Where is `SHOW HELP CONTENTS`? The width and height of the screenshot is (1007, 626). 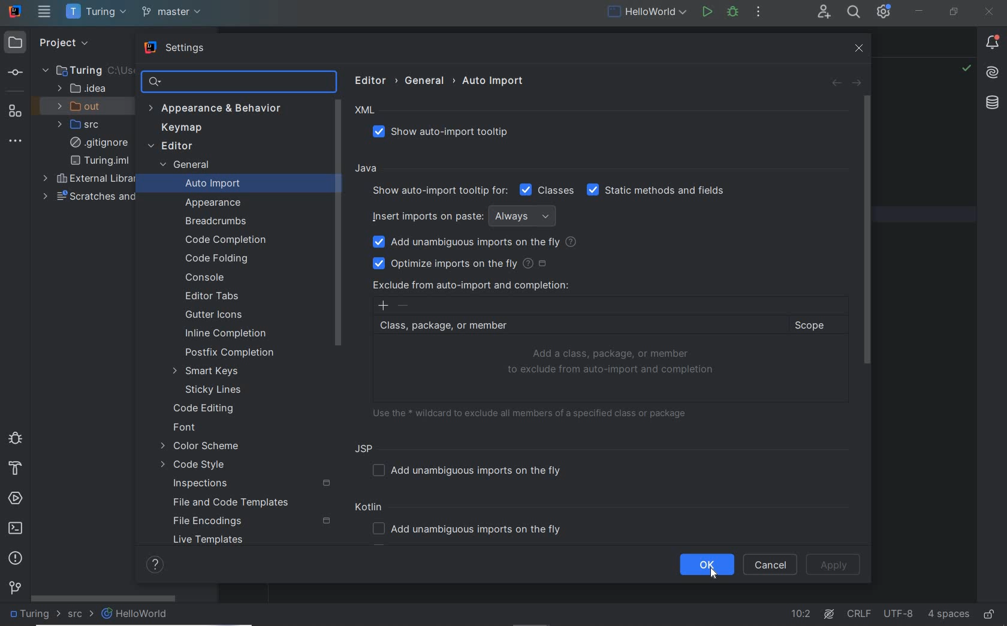 SHOW HELP CONTENTS is located at coordinates (155, 565).